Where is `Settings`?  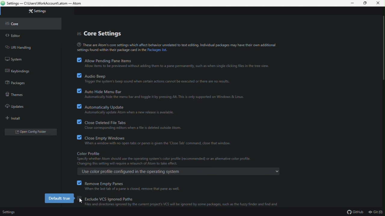
Settings is located at coordinates (8, 212).